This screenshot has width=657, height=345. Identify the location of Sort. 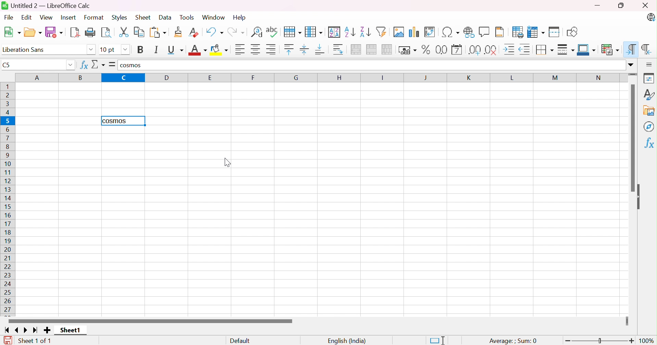
(335, 31).